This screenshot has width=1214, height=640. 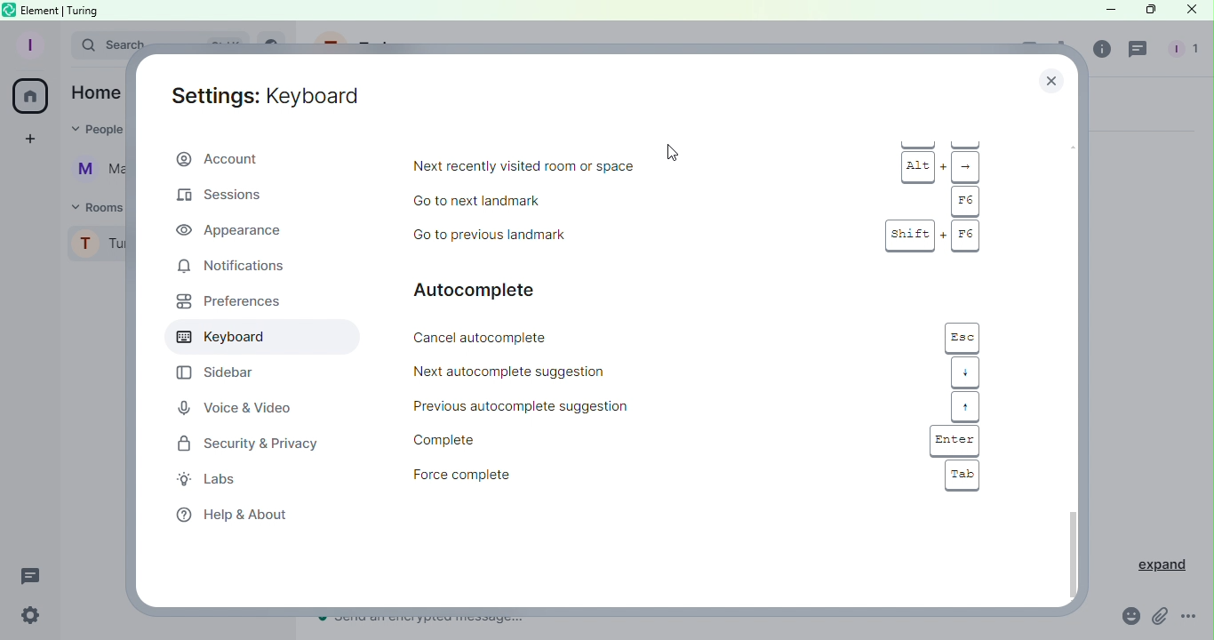 What do you see at coordinates (598, 166) in the screenshot?
I see `Next recently visited room or space` at bounding box center [598, 166].